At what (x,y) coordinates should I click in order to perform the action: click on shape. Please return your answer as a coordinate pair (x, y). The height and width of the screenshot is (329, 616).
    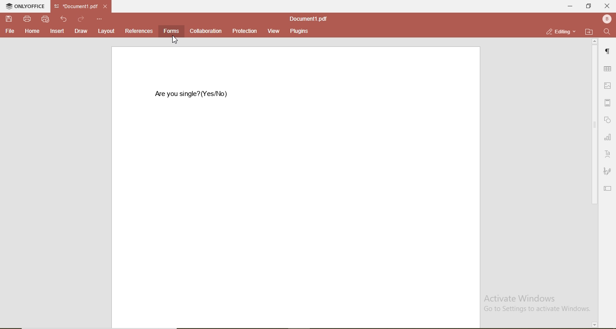
    Looking at the image, I should click on (609, 121).